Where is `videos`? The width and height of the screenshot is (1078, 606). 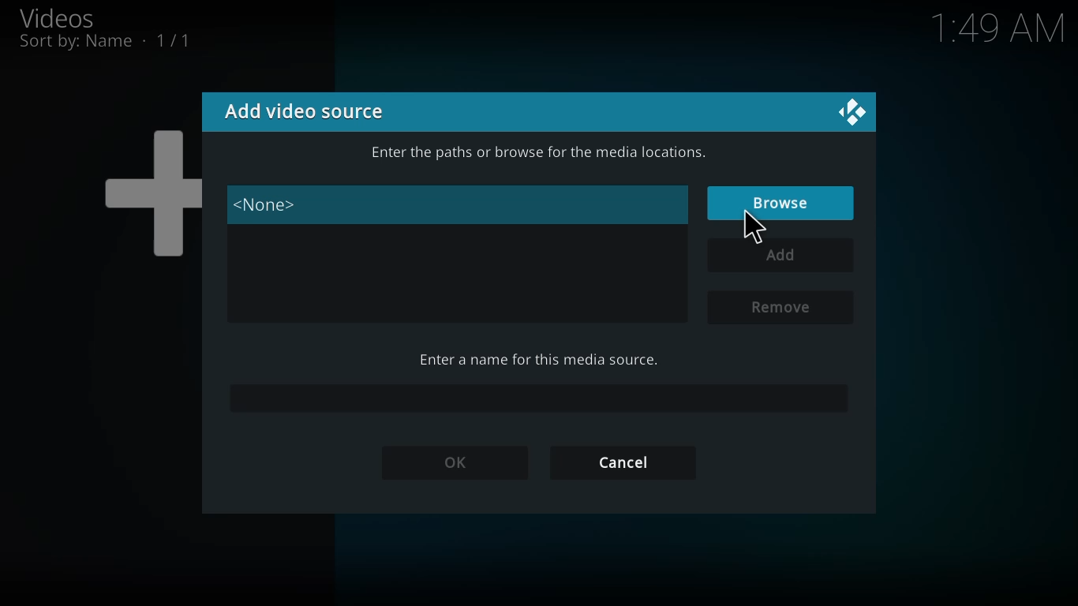 videos is located at coordinates (56, 17).